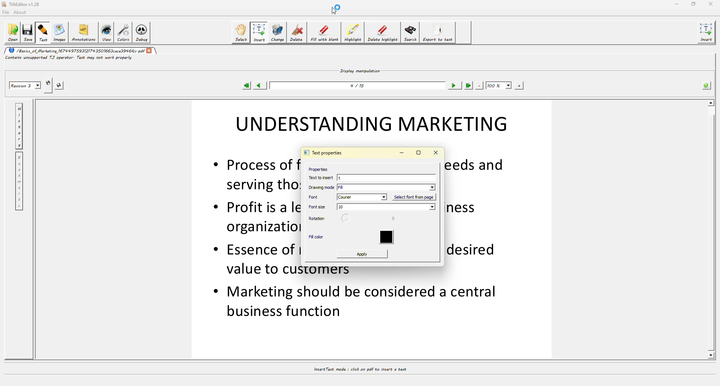 This screenshot has height=386, width=720. I want to click on /Basics_of_Marketing_ 1674497593121743501663cece3946fcc.pdf, so click(76, 50).